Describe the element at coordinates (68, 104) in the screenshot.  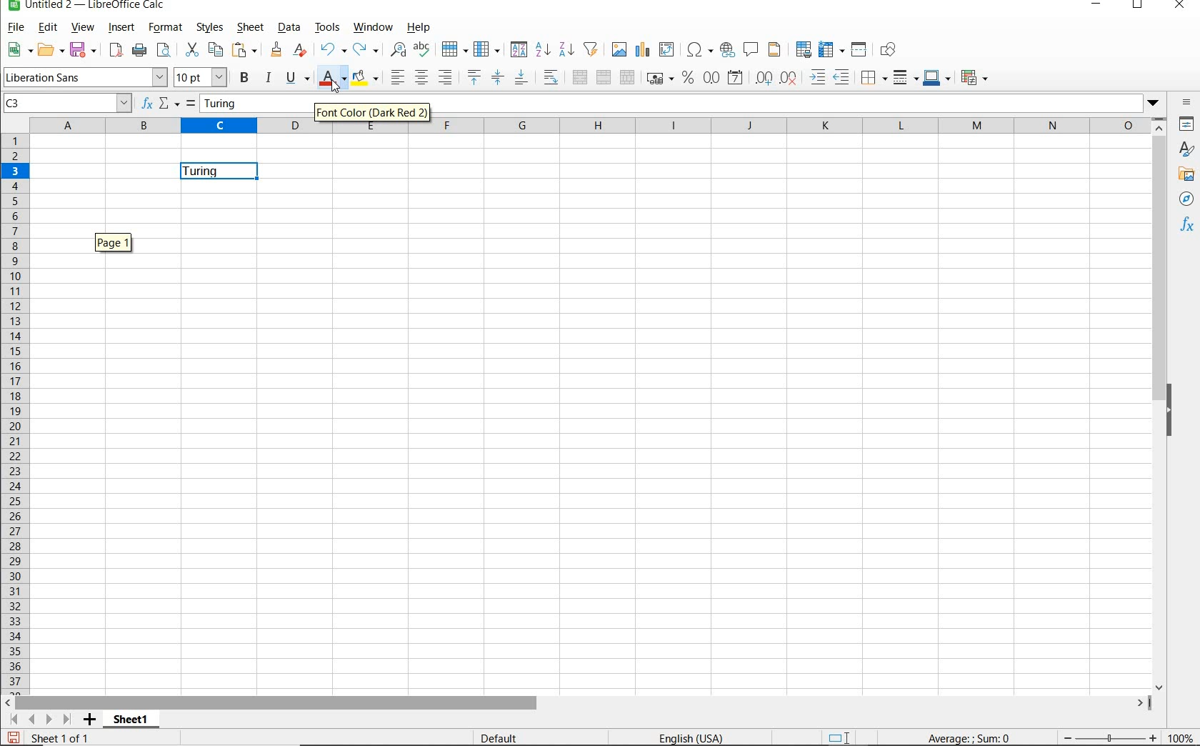
I see `C3` at that location.